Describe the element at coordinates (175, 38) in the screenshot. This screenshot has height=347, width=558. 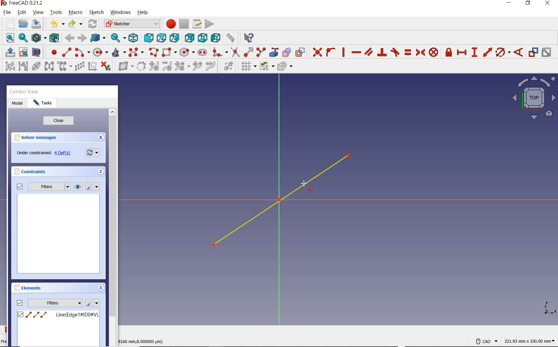
I see `RIGHT` at that location.